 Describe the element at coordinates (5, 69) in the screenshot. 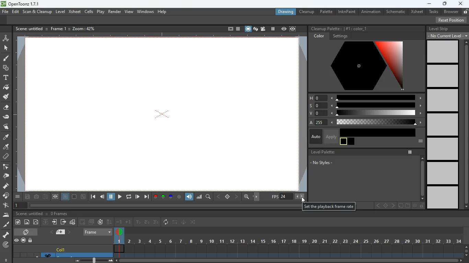

I see `shapes` at that location.